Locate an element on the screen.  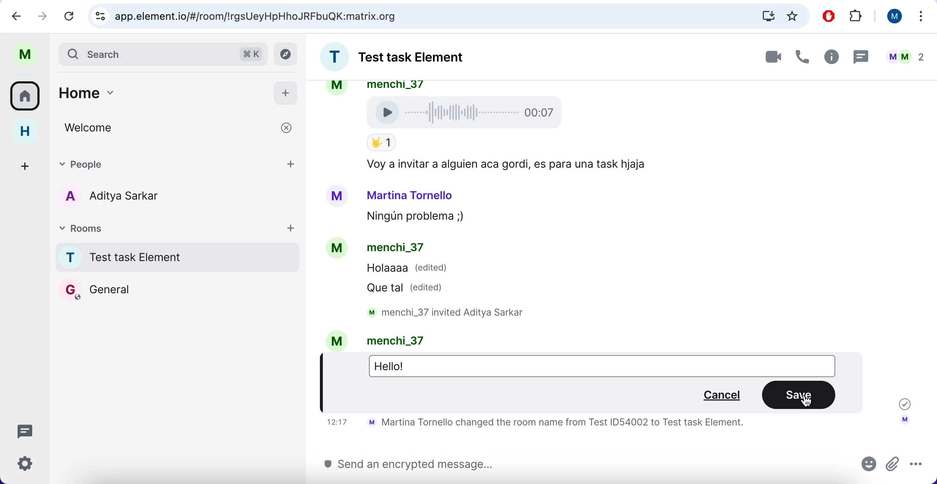
user is located at coordinates (30, 53).